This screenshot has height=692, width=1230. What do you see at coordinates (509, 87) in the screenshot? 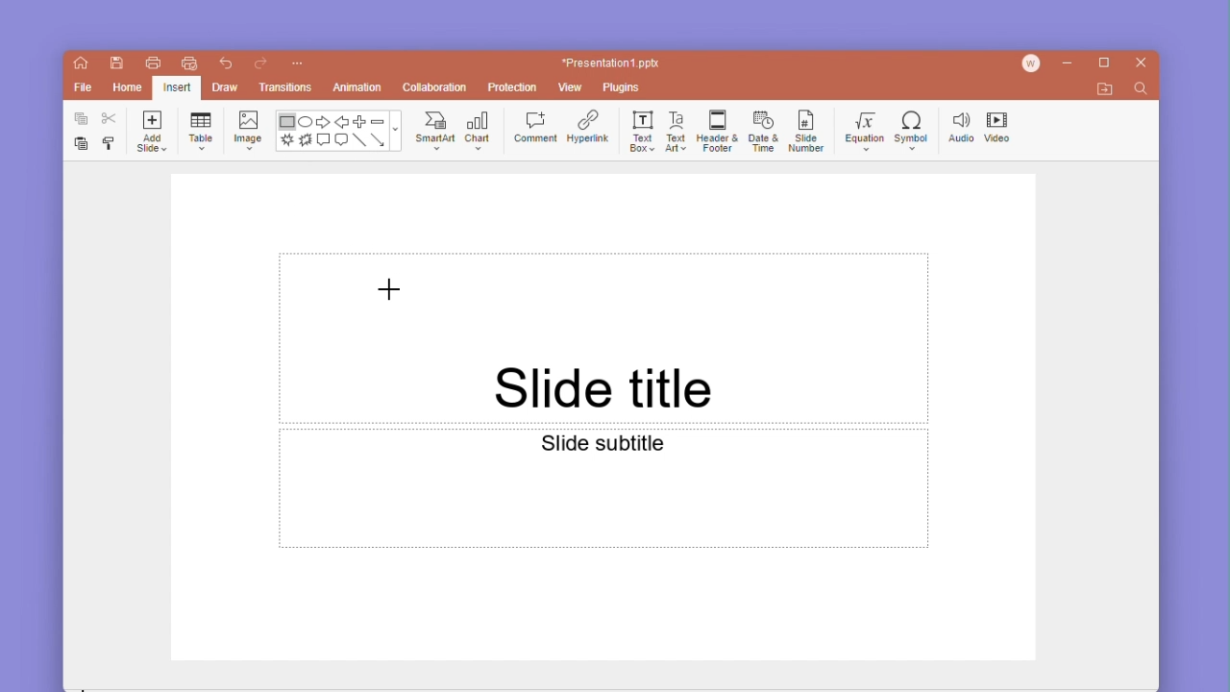
I see `protection` at bounding box center [509, 87].